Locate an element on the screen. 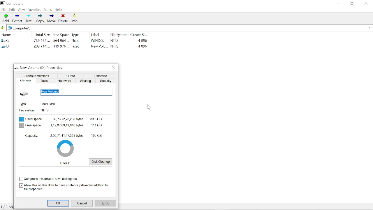 This screenshot has width=373, height=210. info is located at coordinates (75, 18).